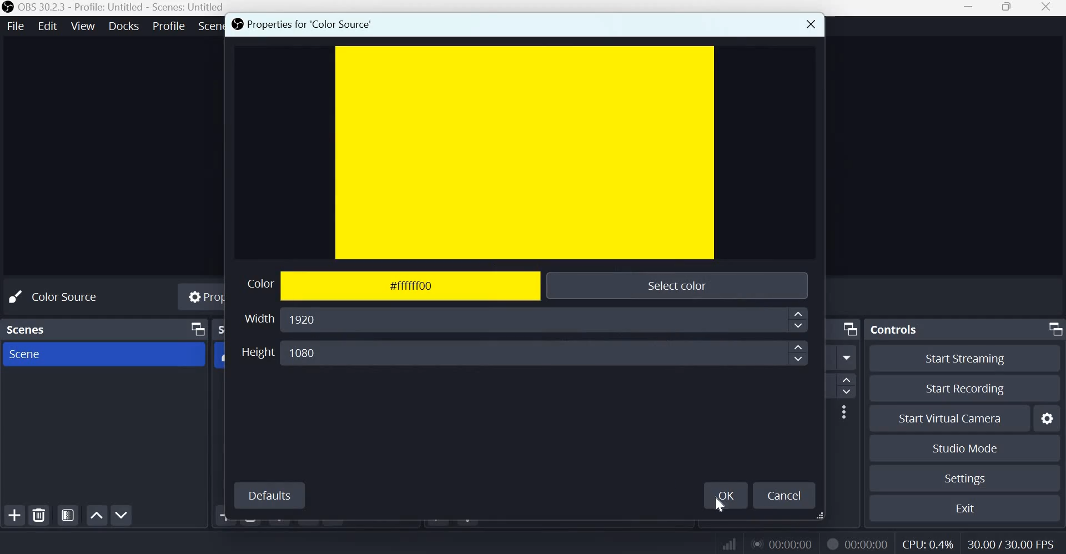  What do you see at coordinates (897, 328) in the screenshot?
I see `Controls` at bounding box center [897, 328].